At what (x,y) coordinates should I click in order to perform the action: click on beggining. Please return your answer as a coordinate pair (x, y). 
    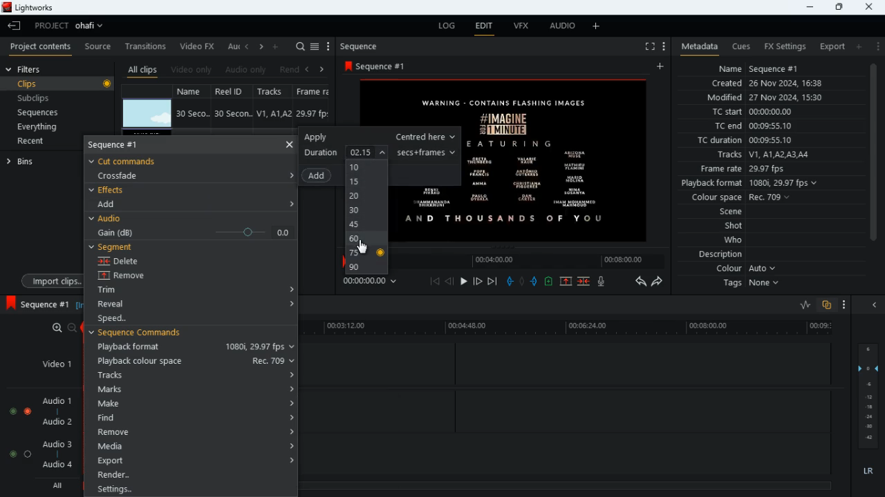
    Looking at the image, I should click on (435, 281).